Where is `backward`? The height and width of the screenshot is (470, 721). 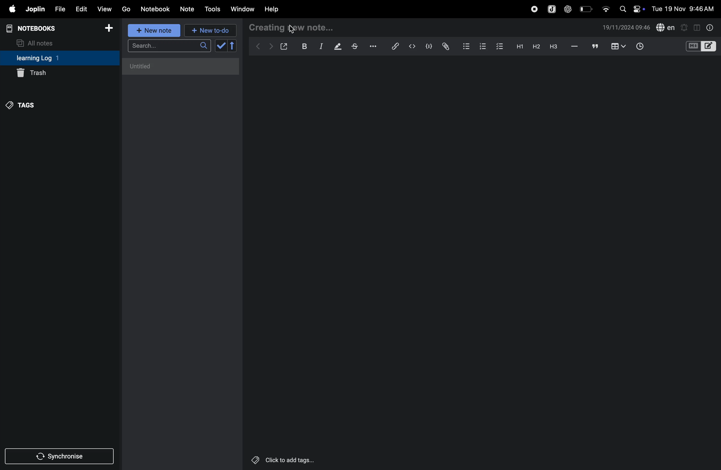
backward is located at coordinates (258, 45).